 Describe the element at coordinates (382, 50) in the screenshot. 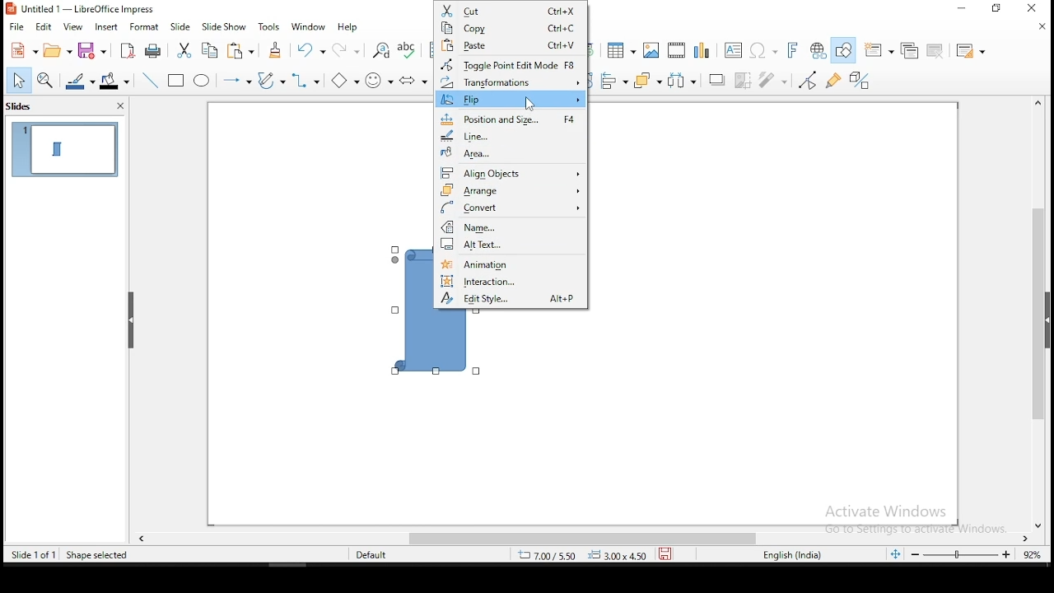

I see `find and replace` at that location.